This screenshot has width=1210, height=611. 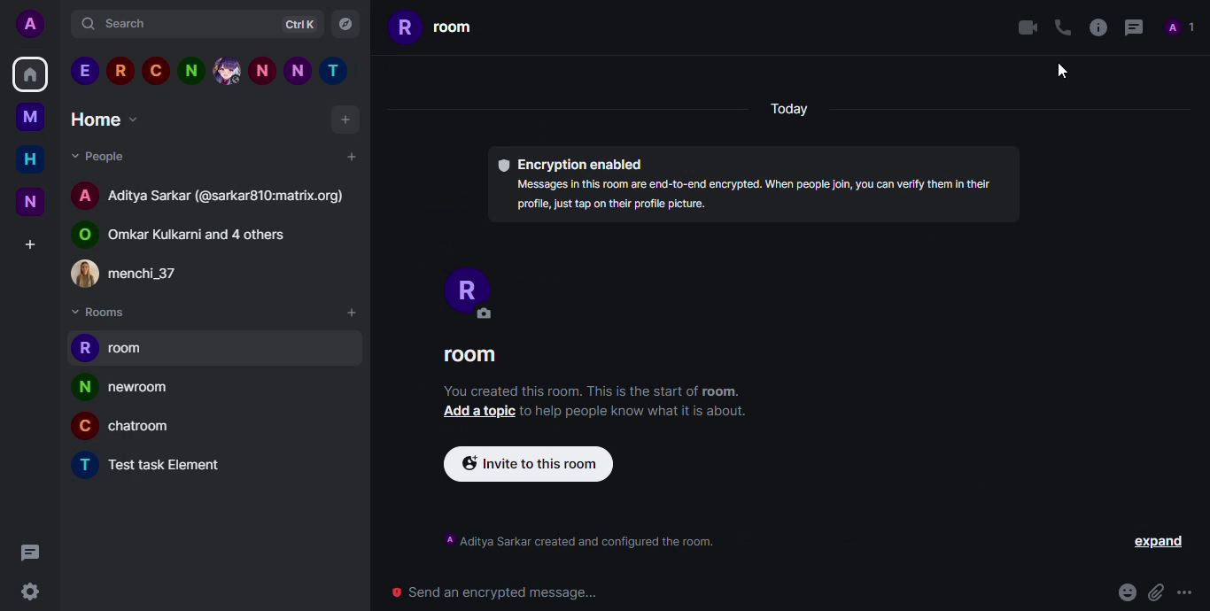 I want to click on profile, so click(x=81, y=429).